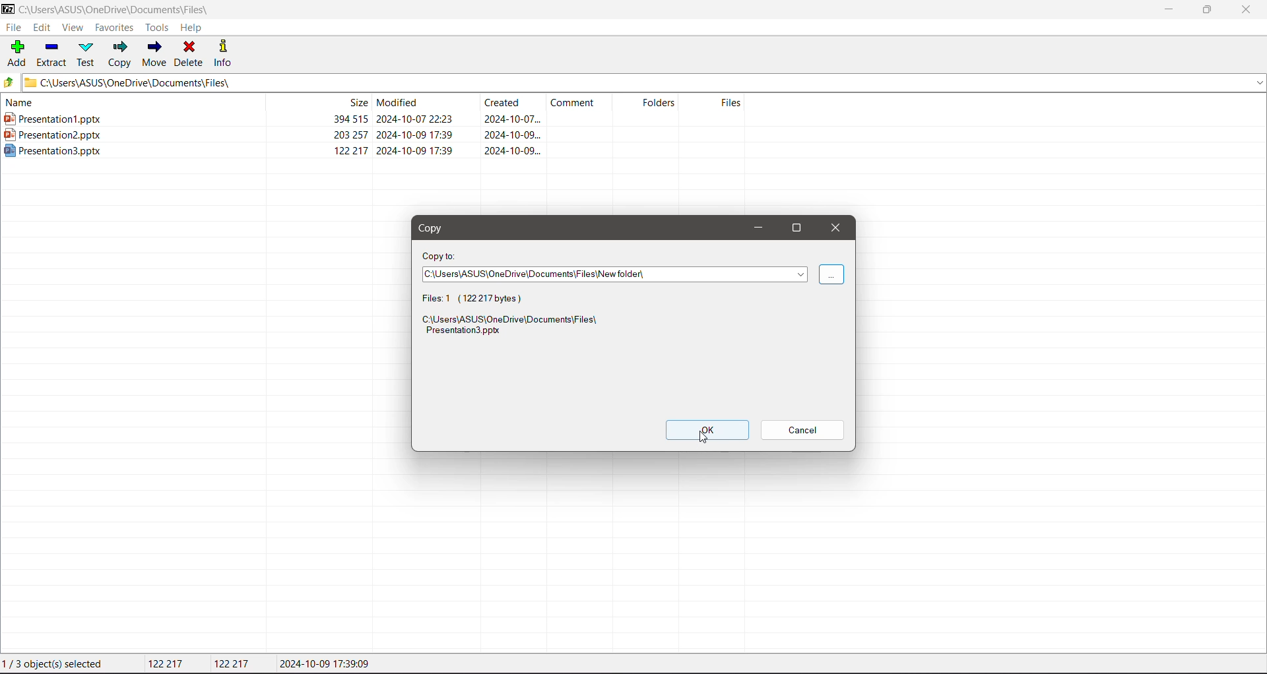 The height and width of the screenshot is (674, 1267). Describe the element at coordinates (224, 53) in the screenshot. I see `Info` at that location.